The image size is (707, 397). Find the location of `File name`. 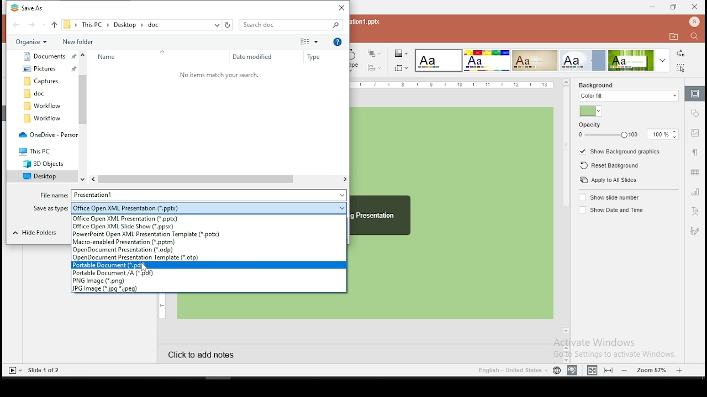

File name is located at coordinates (52, 194).